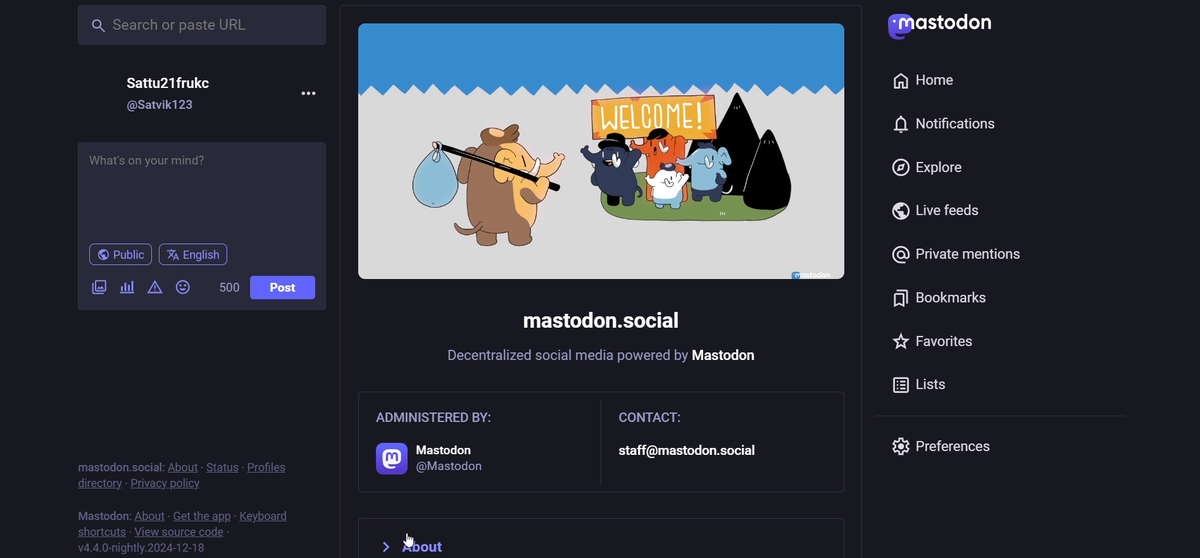 This screenshot has height=558, width=1200. Describe the element at coordinates (220, 466) in the screenshot. I see `status` at that location.